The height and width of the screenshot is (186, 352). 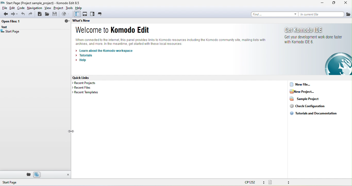 What do you see at coordinates (85, 14) in the screenshot?
I see `bottom pane` at bounding box center [85, 14].